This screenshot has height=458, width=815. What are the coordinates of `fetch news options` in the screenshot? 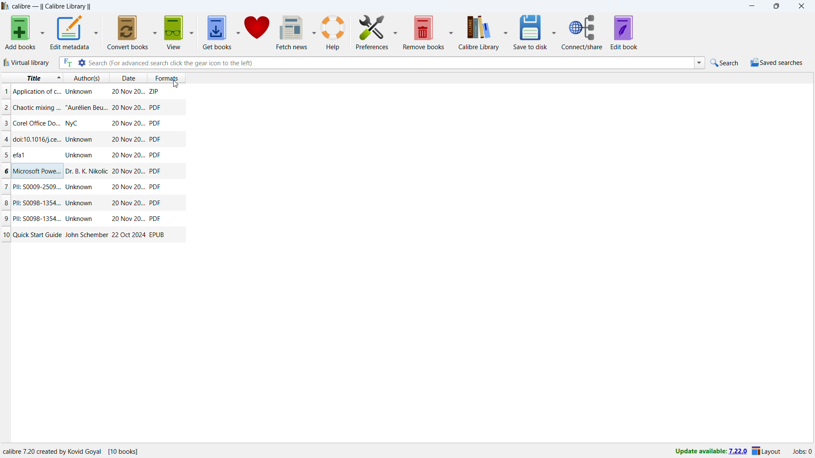 It's located at (314, 31).